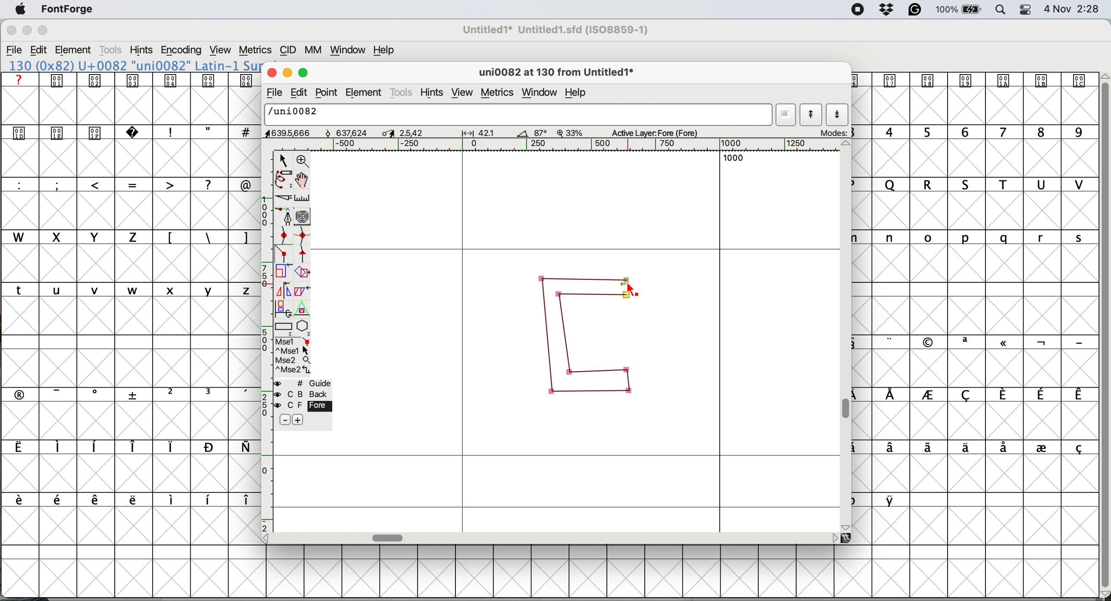 This screenshot has width=1111, height=601. What do you see at coordinates (858, 10) in the screenshot?
I see `screen recorder` at bounding box center [858, 10].